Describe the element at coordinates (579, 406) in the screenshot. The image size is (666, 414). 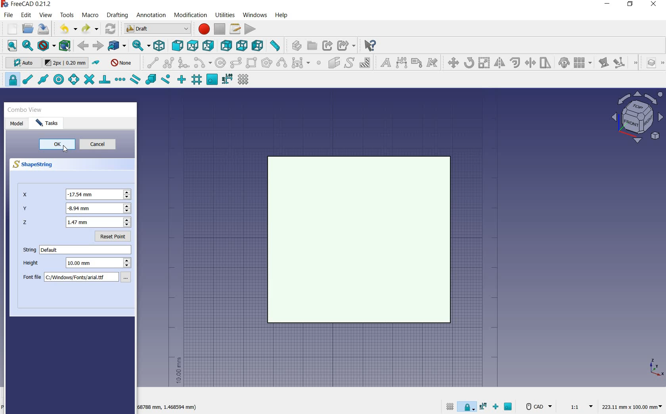
I see `set scale` at that location.